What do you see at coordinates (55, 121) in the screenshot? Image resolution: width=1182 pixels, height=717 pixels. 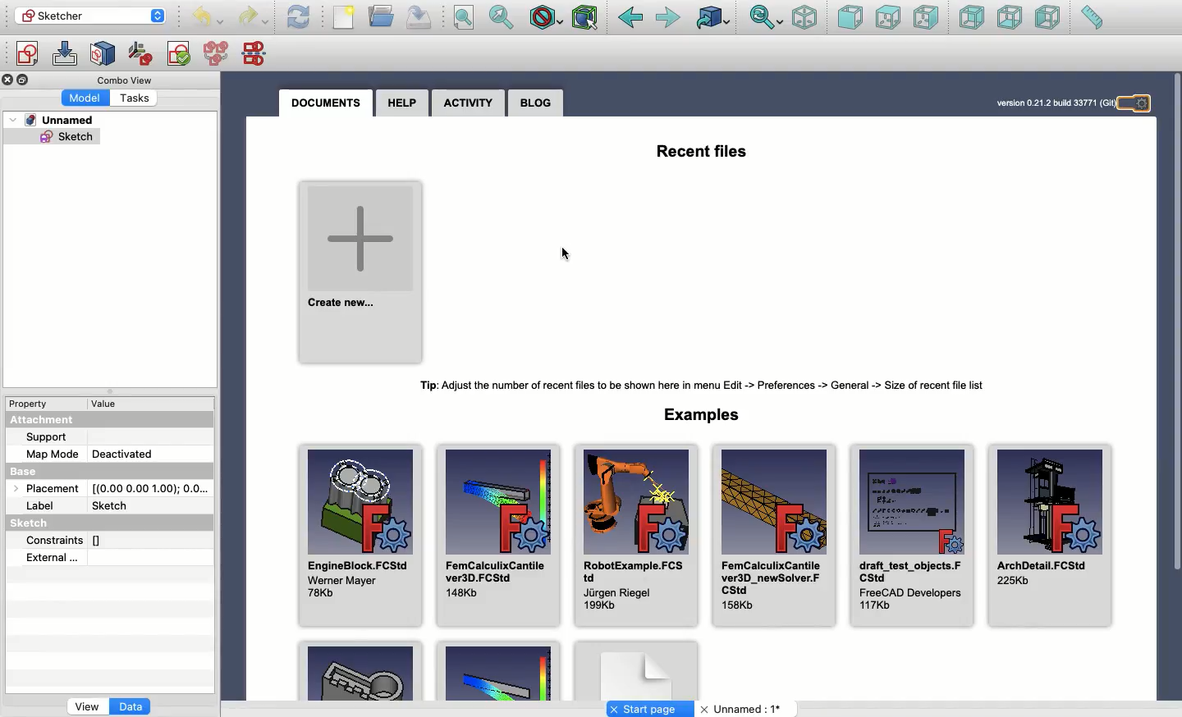 I see `Unnamed` at bounding box center [55, 121].